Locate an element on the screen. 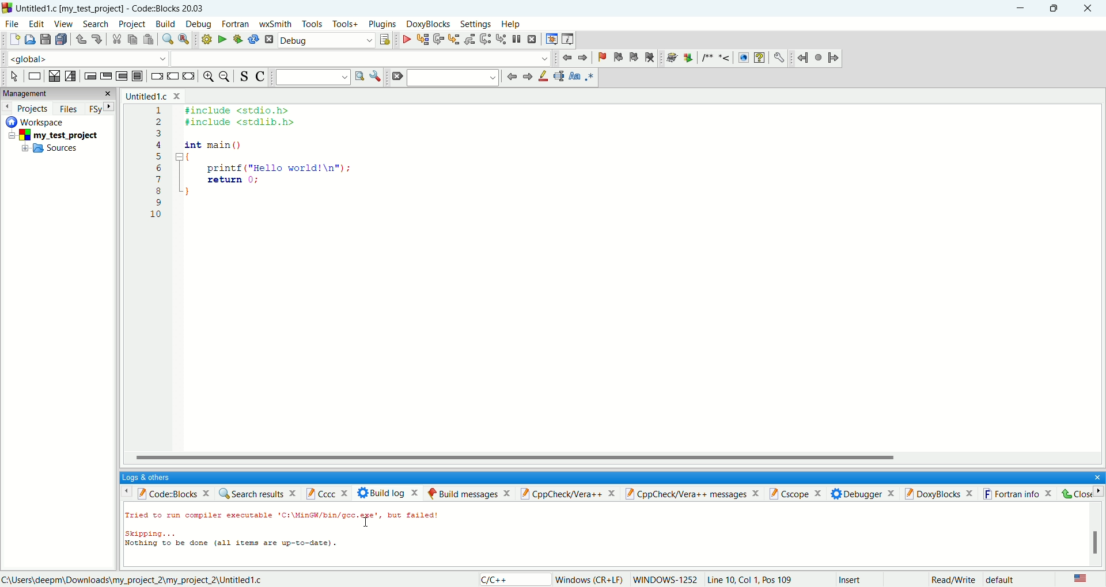  management is located at coordinates (56, 93).